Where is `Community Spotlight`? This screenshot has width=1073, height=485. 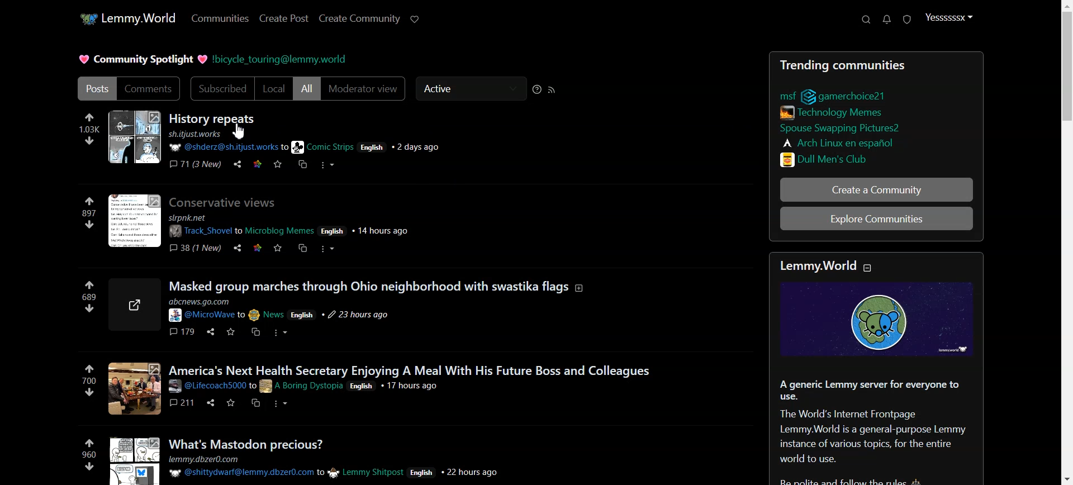
Community Spotlight is located at coordinates (143, 59).